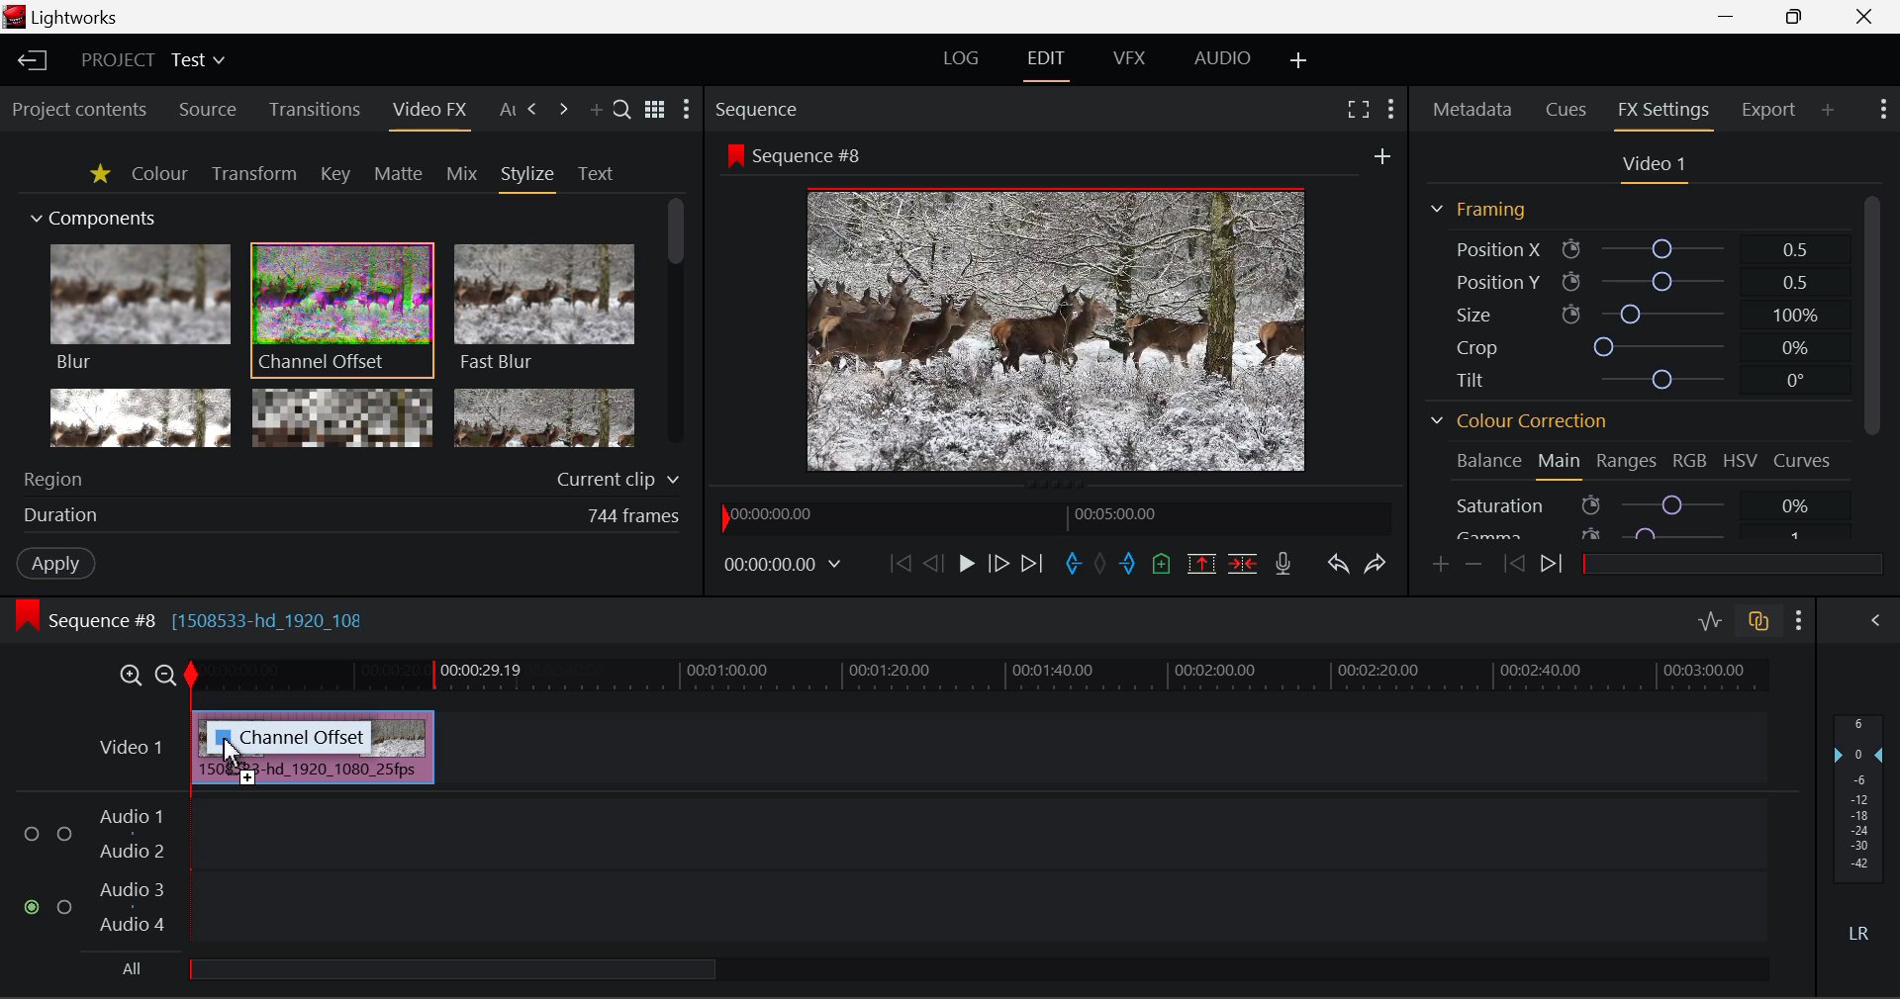 The width and height of the screenshot is (1900, 999). What do you see at coordinates (253, 174) in the screenshot?
I see `Transform` at bounding box center [253, 174].